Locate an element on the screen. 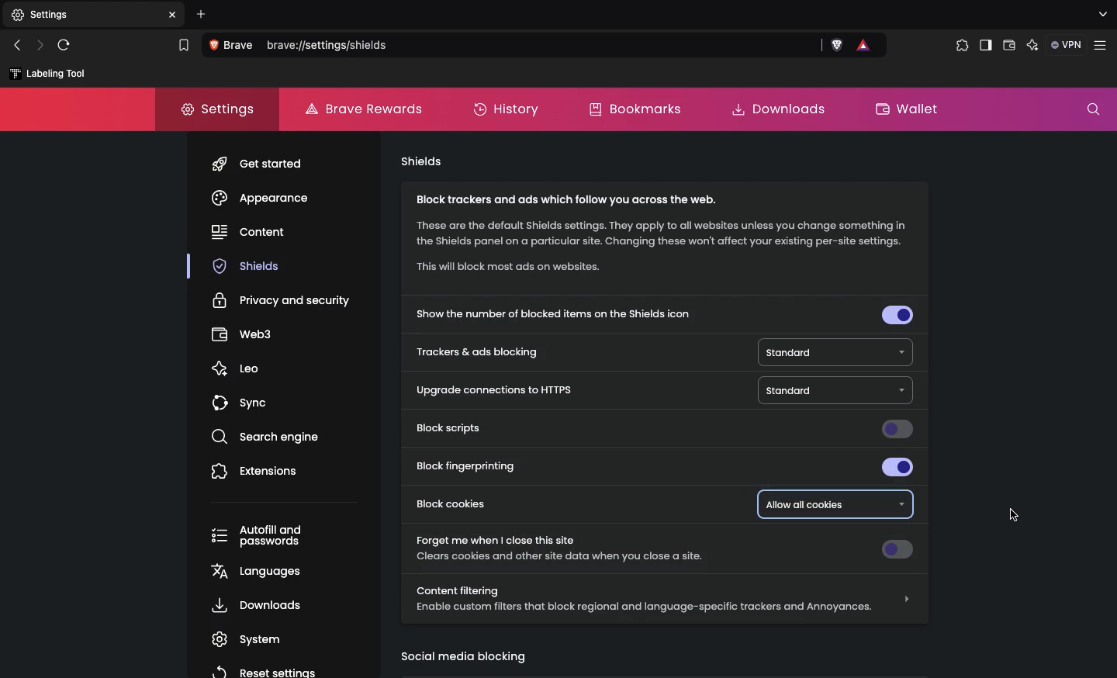 This screenshot has height=678, width=1117. webs3 is located at coordinates (244, 337).